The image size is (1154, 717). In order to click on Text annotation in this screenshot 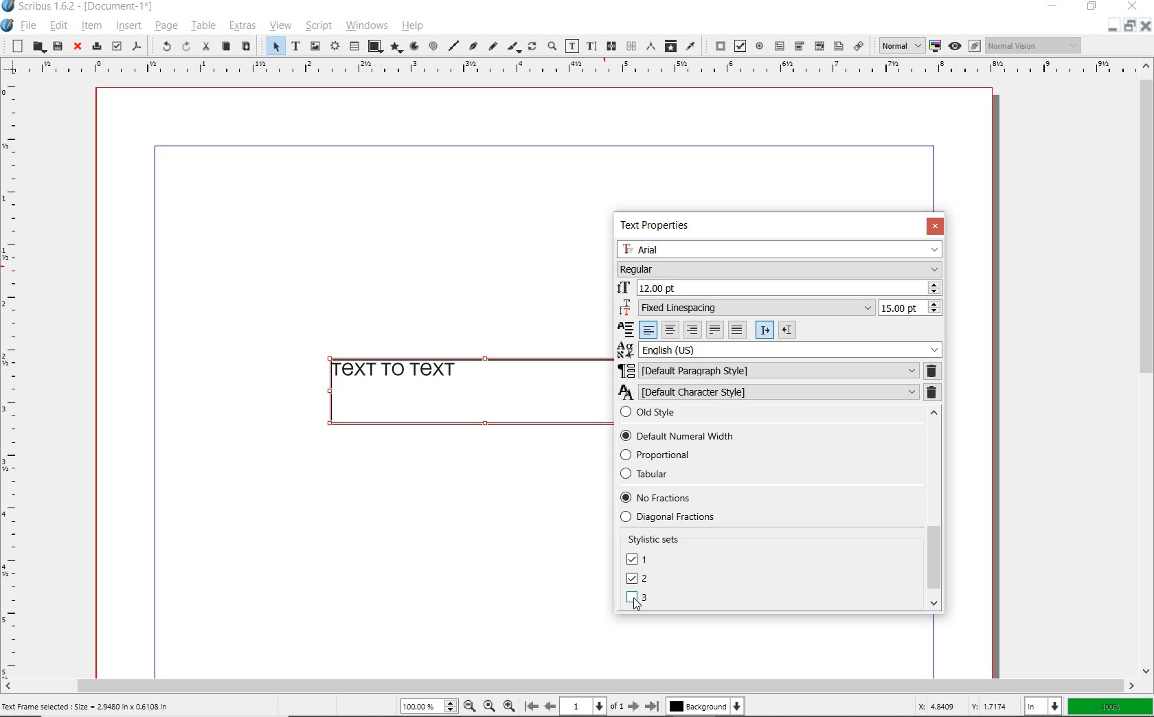, I will do `click(838, 47)`.